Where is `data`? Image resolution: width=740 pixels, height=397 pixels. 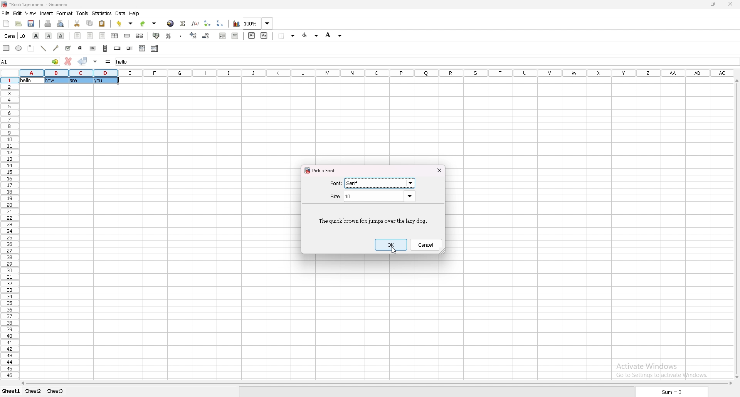 data is located at coordinates (121, 13).